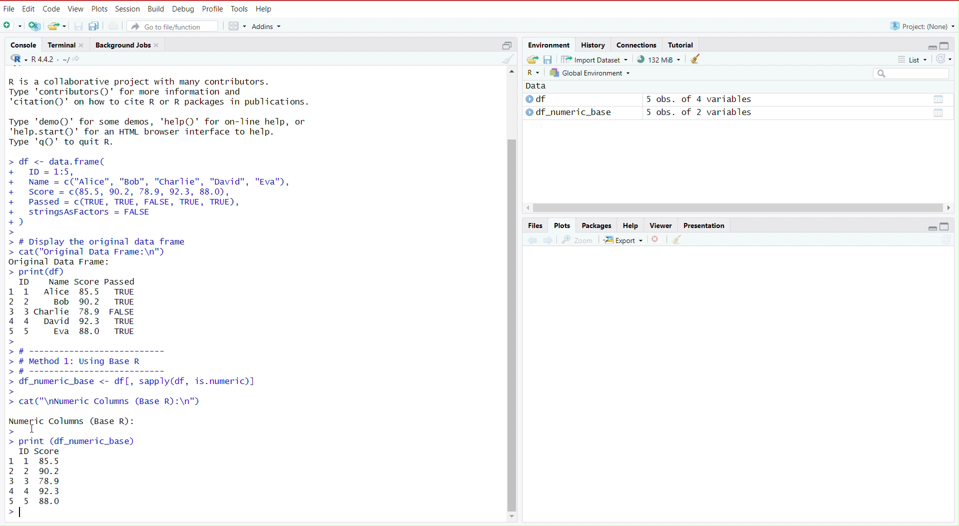 The image size is (959, 526). I want to click on Viewer, so click(659, 224).